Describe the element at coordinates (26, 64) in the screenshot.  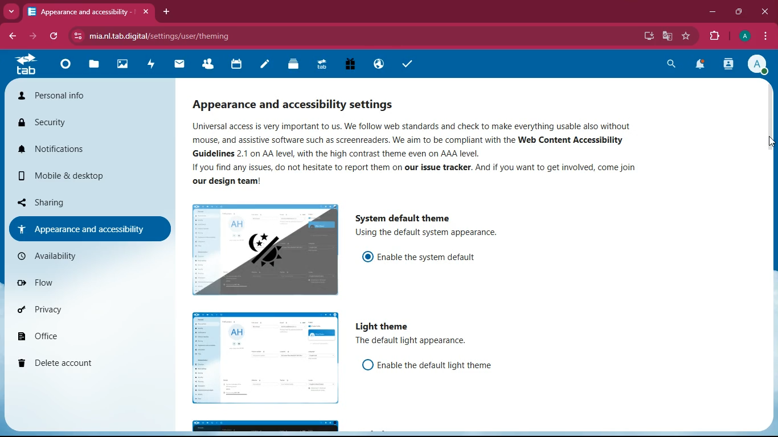
I see `tab` at that location.